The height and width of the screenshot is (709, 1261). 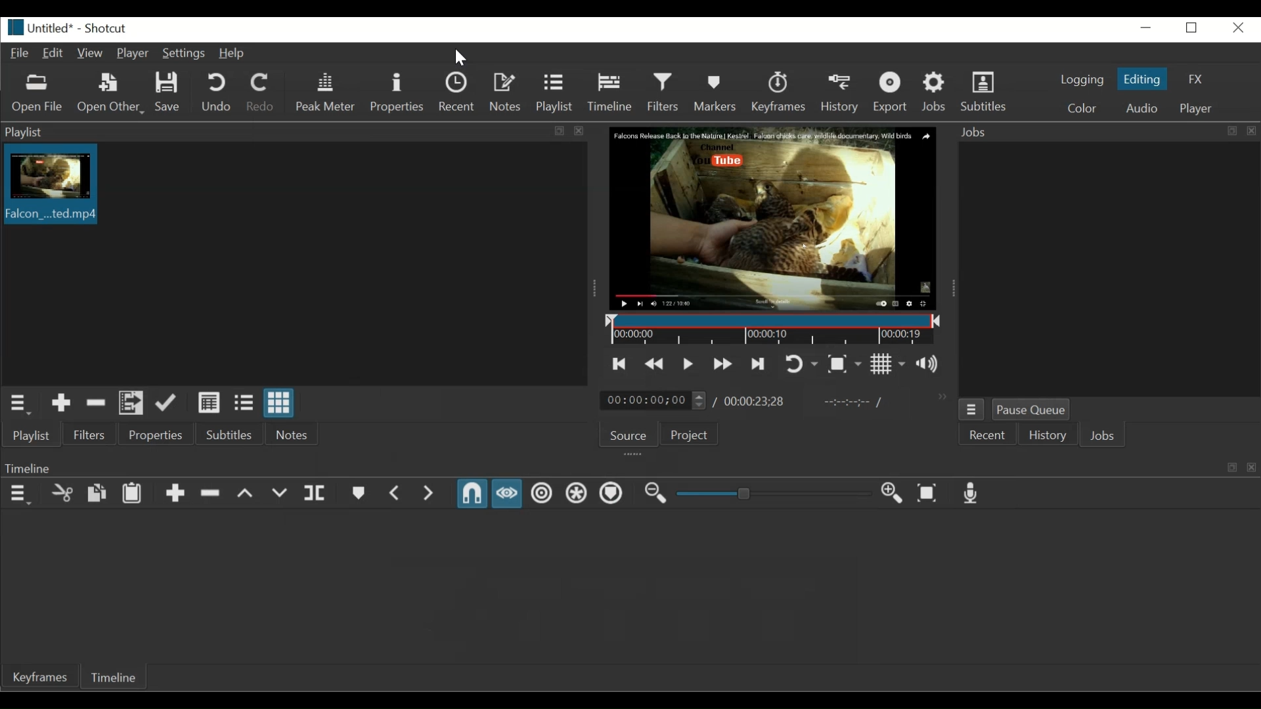 What do you see at coordinates (1107, 268) in the screenshot?
I see `Jobs panel` at bounding box center [1107, 268].